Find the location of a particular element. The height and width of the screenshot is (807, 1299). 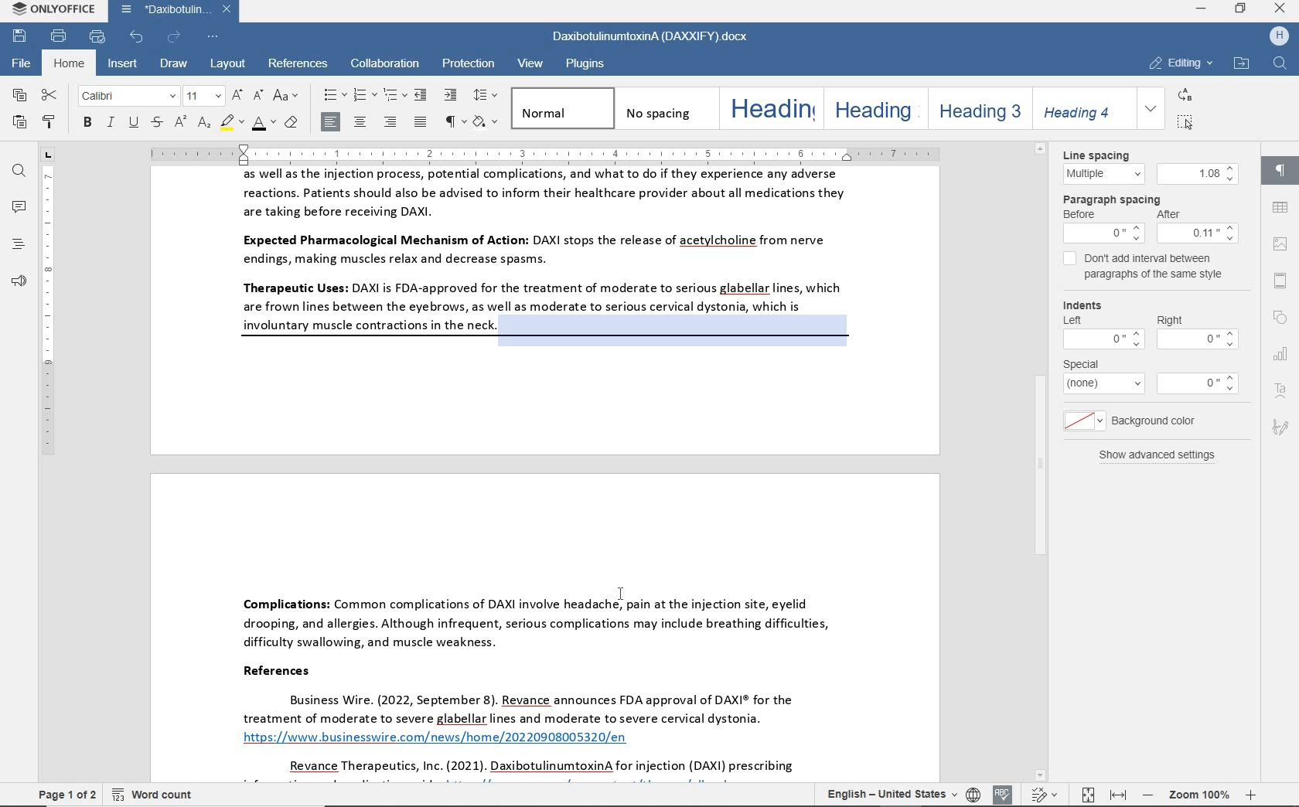

comments is located at coordinates (18, 207).